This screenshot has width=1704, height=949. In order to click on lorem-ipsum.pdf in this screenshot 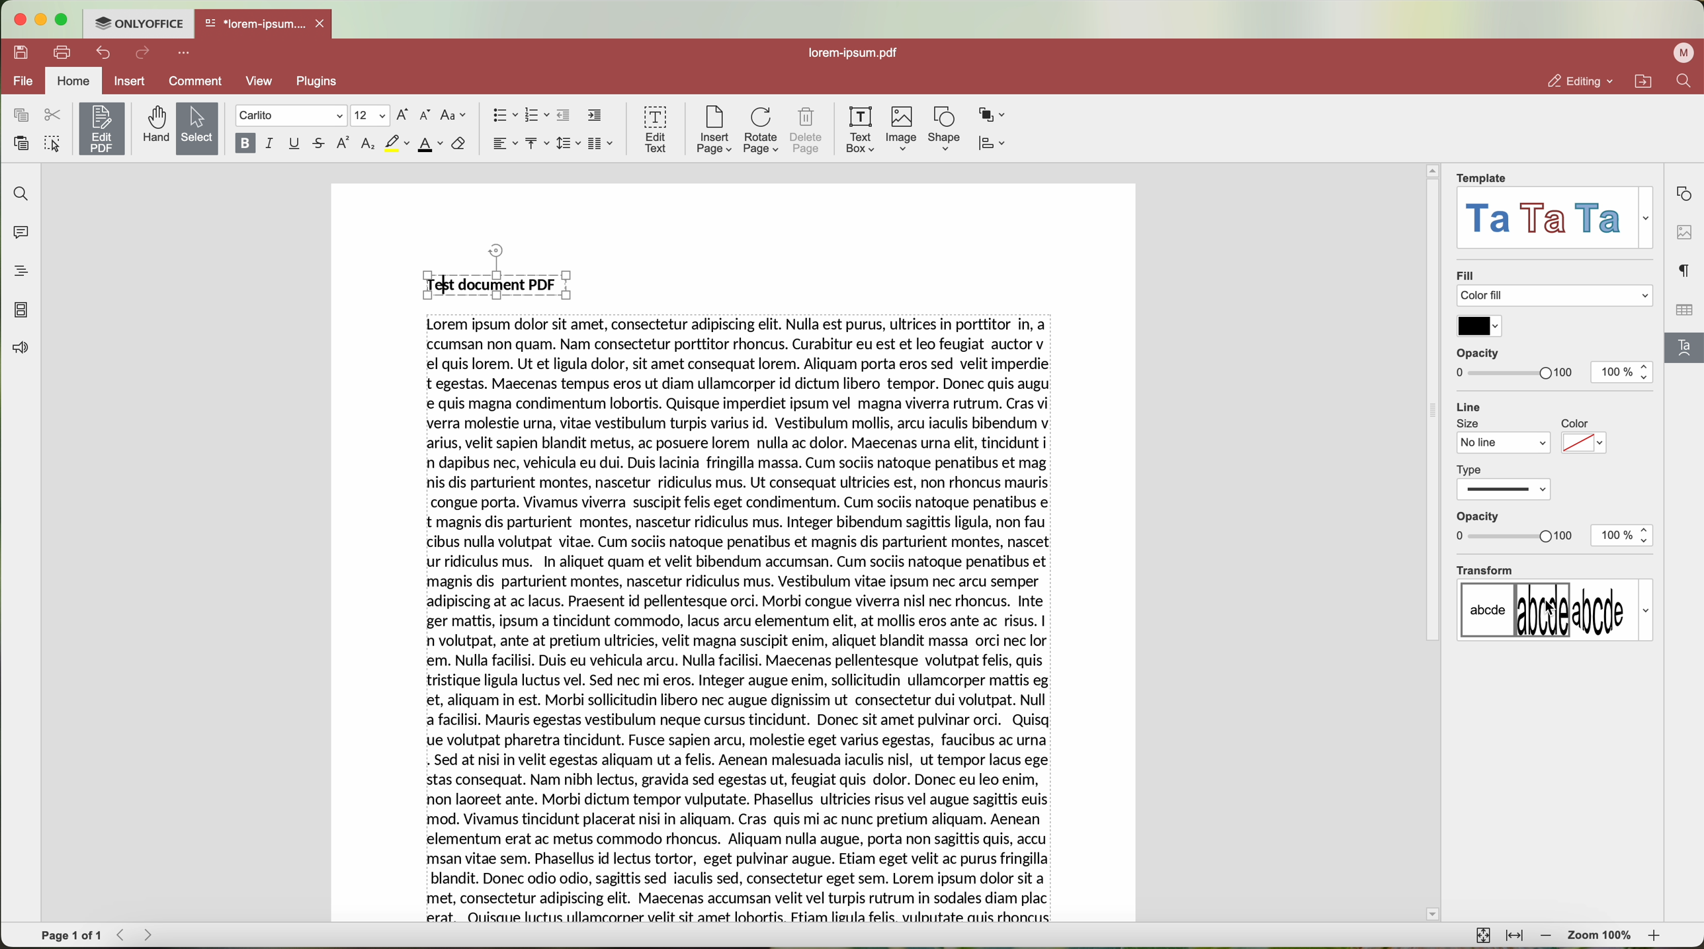, I will do `click(851, 54)`.